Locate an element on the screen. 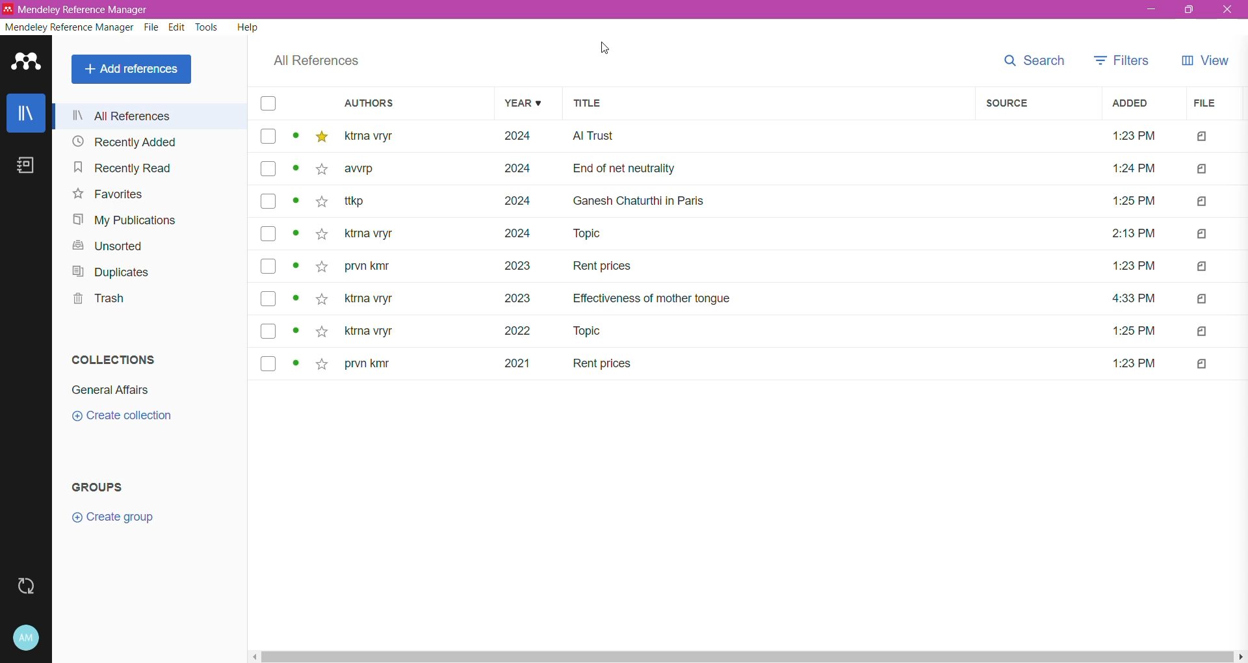 The height and width of the screenshot is (663, 1248). avvrp is located at coordinates (361, 169).